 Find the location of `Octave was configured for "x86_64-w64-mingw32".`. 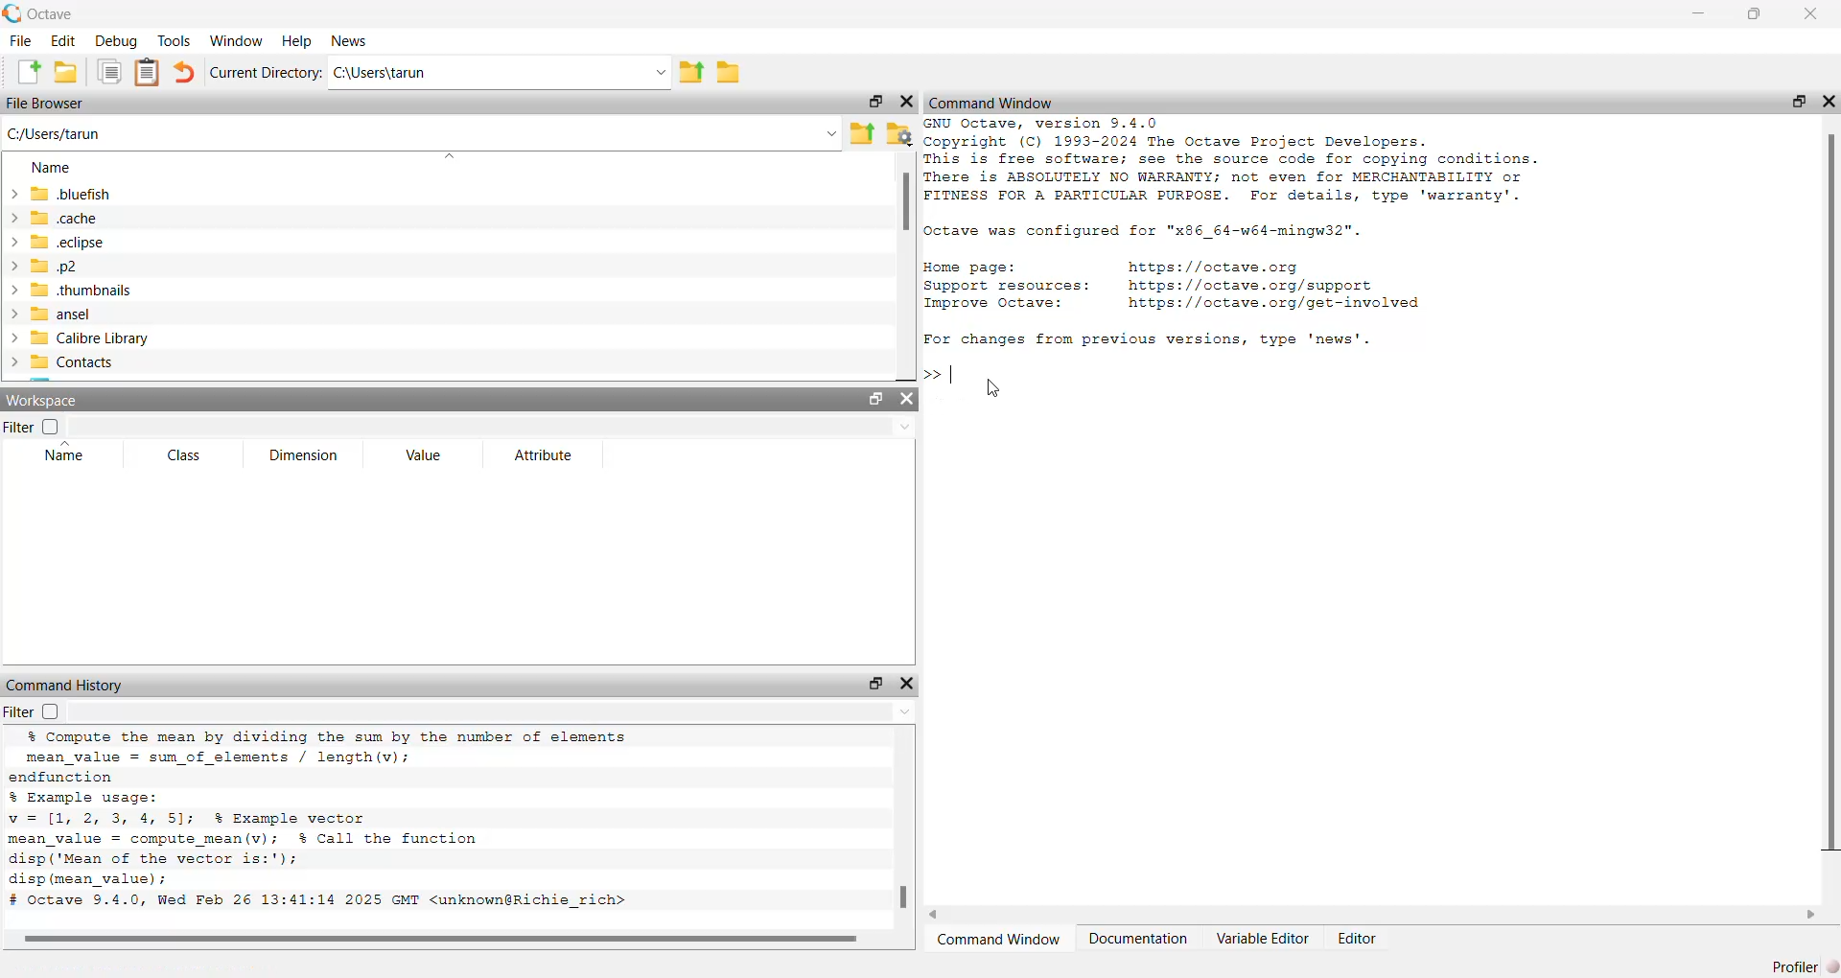

Octave was configured for "x86_64-w64-mingw32". is located at coordinates (1145, 233).